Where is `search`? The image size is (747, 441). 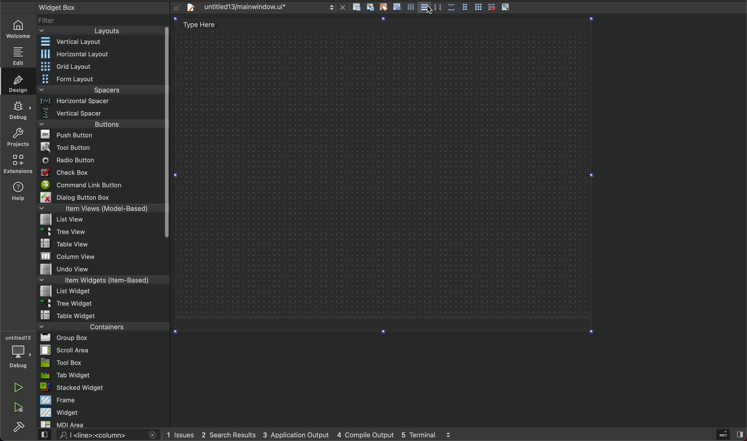 search is located at coordinates (99, 436).